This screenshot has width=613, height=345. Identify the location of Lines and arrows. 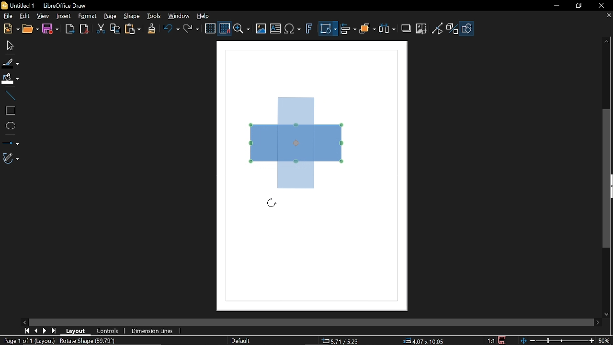
(10, 142).